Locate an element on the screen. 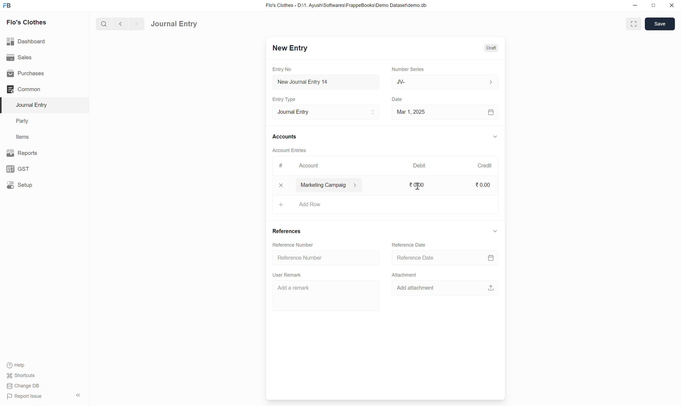 The height and width of the screenshot is (406, 681). Attachment is located at coordinates (405, 275).